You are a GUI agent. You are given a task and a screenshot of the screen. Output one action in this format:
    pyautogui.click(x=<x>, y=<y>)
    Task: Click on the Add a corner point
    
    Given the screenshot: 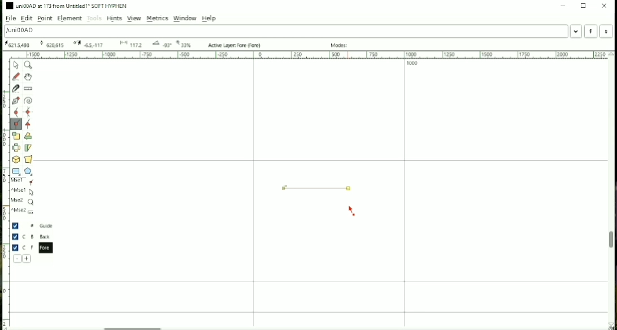 What is the action you would take?
    pyautogui.click(x=16, y=124)
    